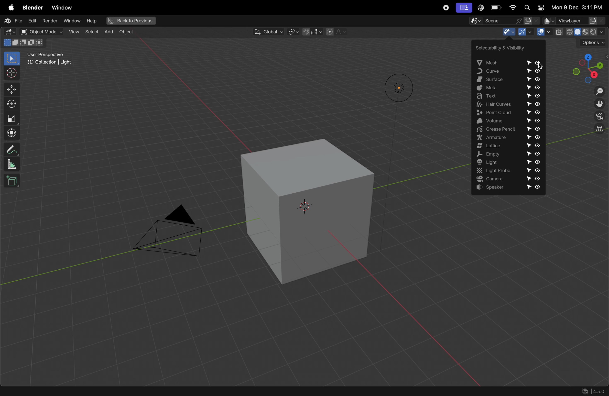 The width and height of the screenshot is (609, 396). I want to click on select, so click(91, 32).